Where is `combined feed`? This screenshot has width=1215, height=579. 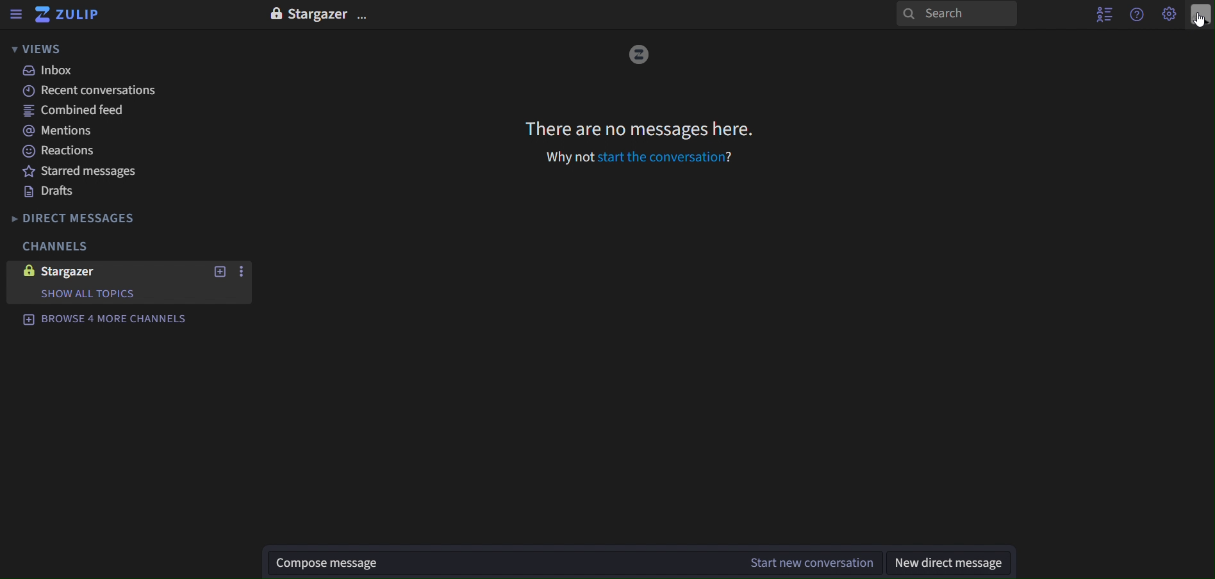
combined feed is located at coordinates (85, 112).